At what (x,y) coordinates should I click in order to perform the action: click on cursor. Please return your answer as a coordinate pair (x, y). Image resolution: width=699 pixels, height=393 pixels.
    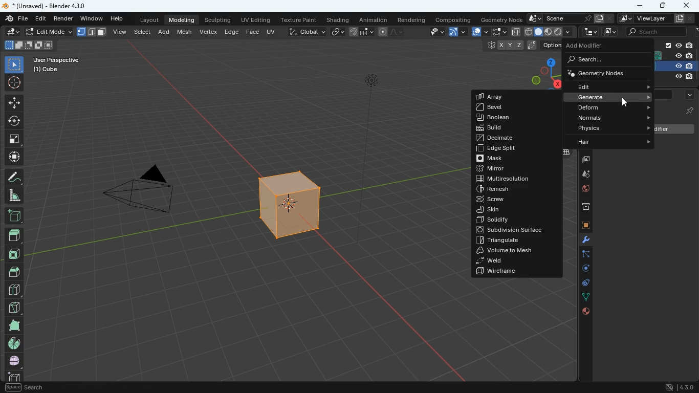
    Looking at the image, I should click on (625, 102).